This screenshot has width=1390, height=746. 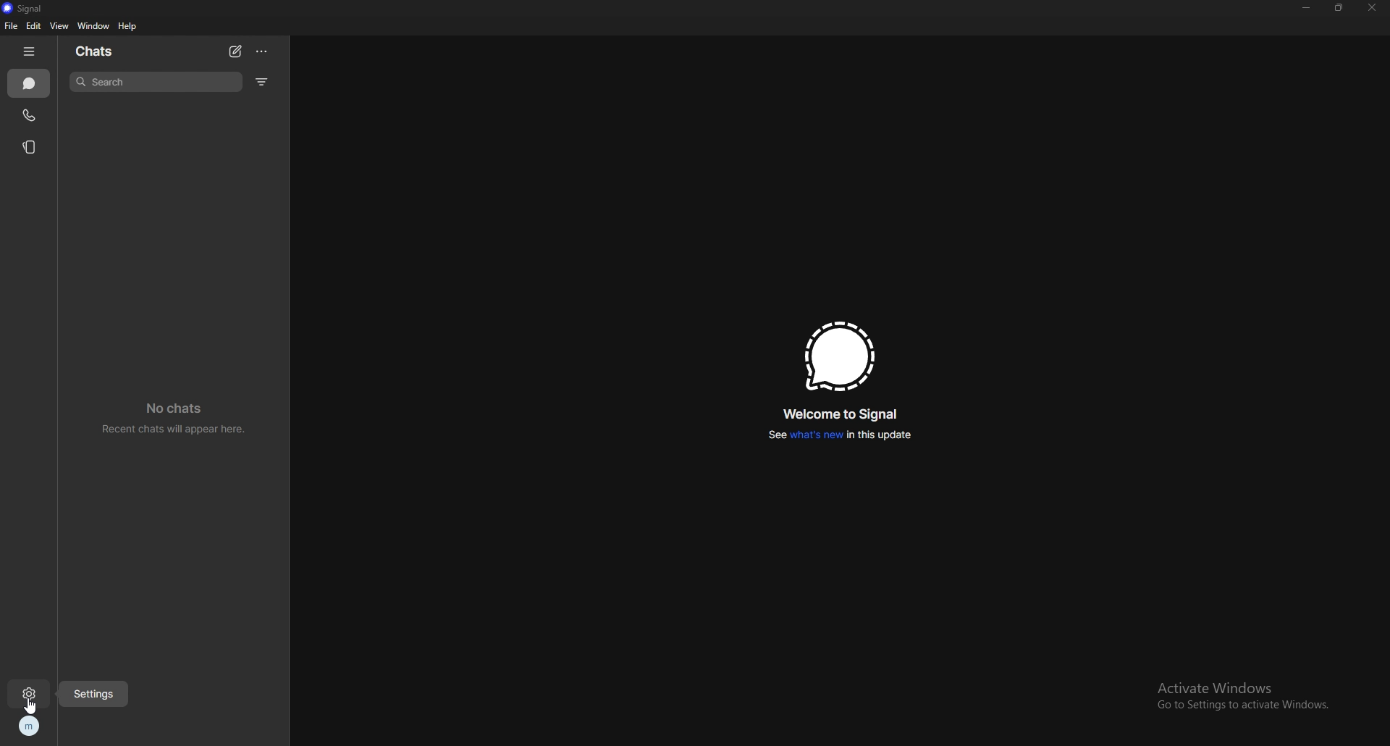 I want to click on cursor, so click(x=33, y=707).